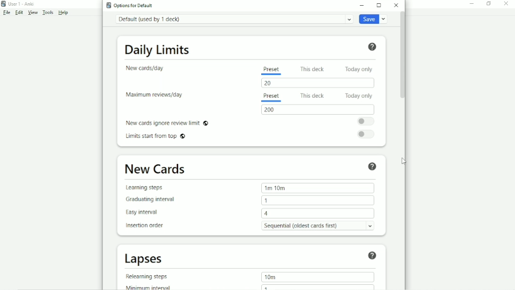  Describe the element at coordinates (360, 69) in the screenshot. I see `Today only` at that location.